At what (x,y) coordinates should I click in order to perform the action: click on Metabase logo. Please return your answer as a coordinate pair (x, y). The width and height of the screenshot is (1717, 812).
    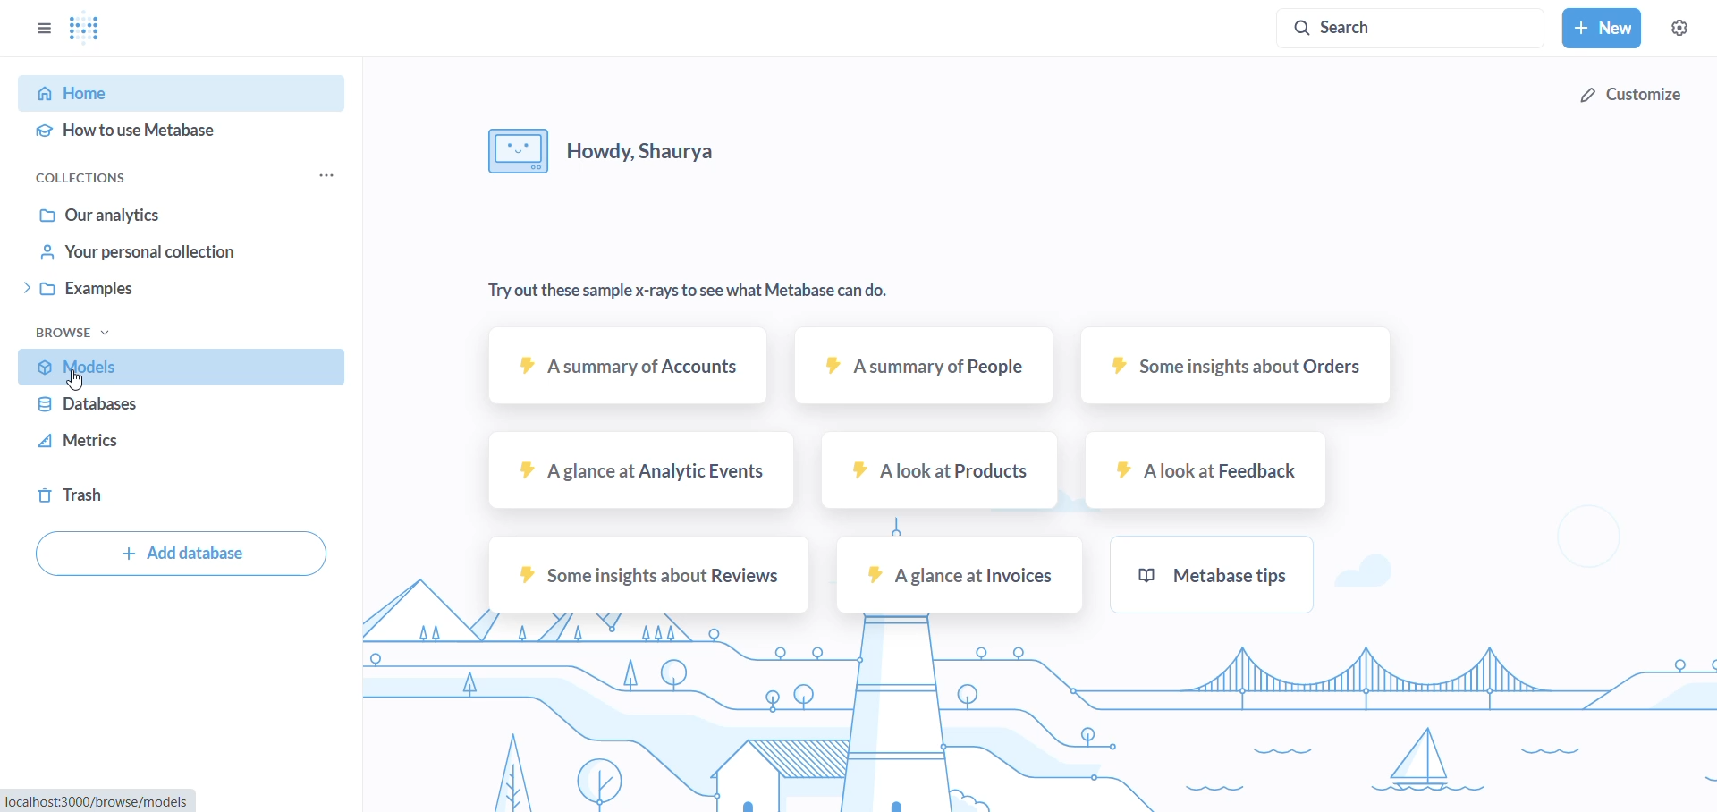
    Looking at the image, I should click on (92, 29).